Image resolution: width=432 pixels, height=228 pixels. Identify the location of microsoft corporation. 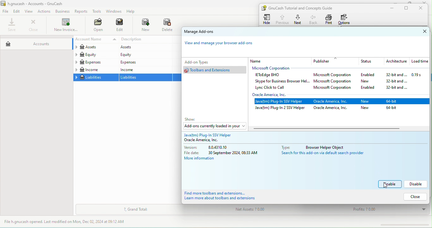
(334, 75).